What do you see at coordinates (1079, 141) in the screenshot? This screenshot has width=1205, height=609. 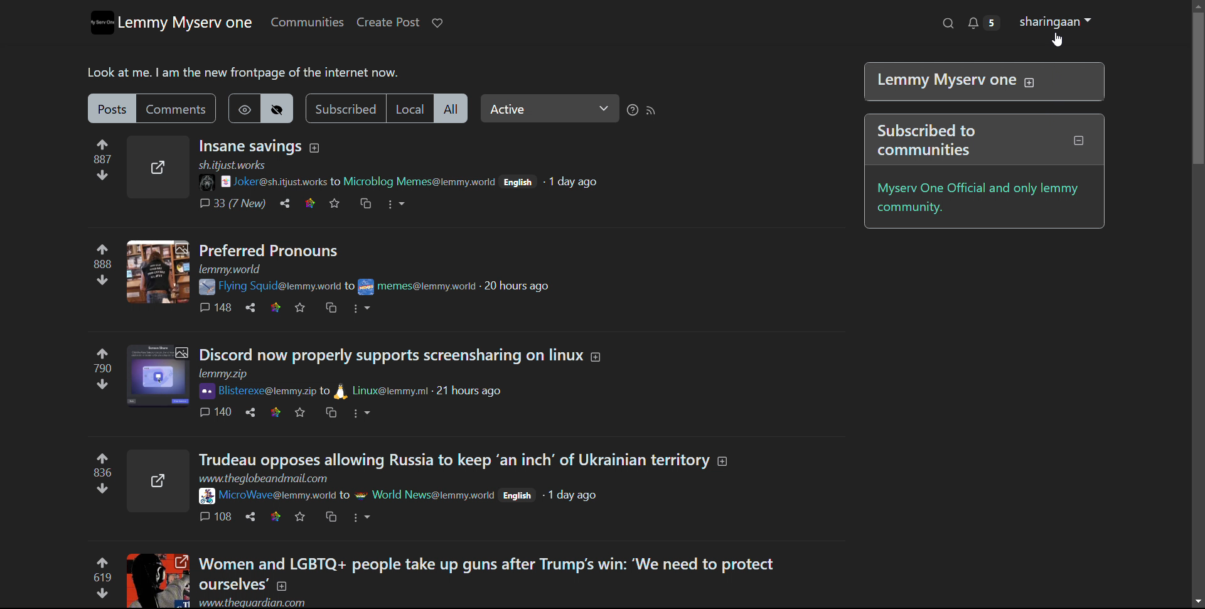 I see `collapse` at bounding box center [1079, 141].